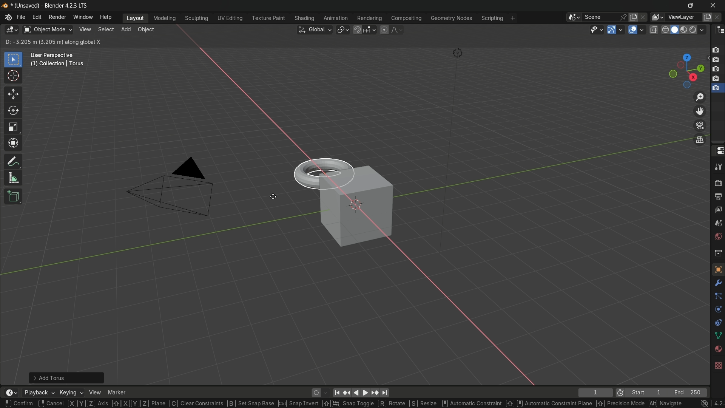 The image size is (725, 408). What do you see at coordinates (14, 178) in the screenshot?
I see `measure` at bounding box center [14, 178].